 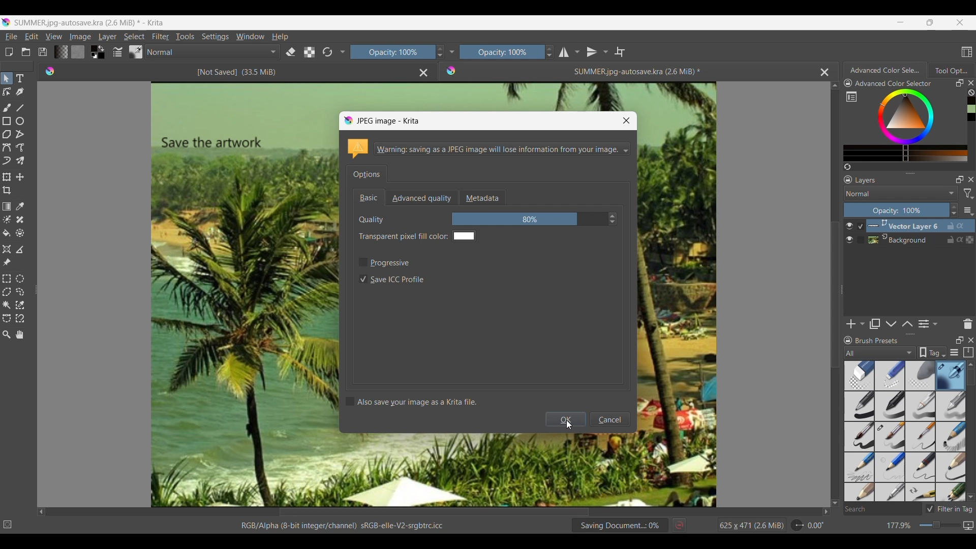 I want to click on Quick slide to left, so click(x=42, y=512).